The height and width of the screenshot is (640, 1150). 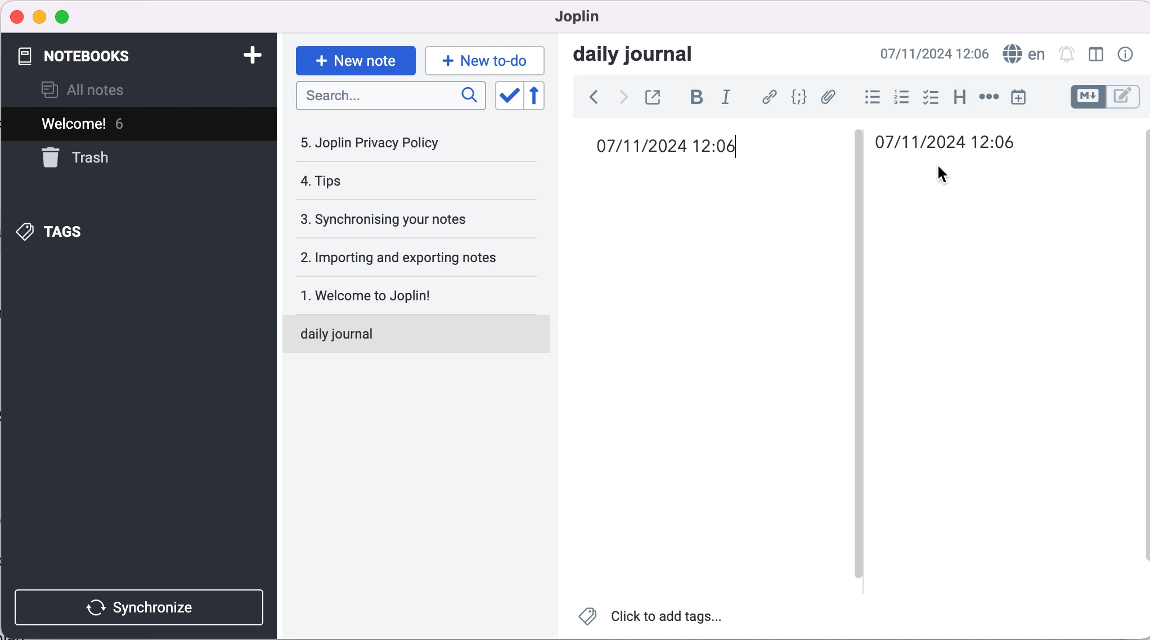 I want to click on click to add tags, so click(x=652, y=619).